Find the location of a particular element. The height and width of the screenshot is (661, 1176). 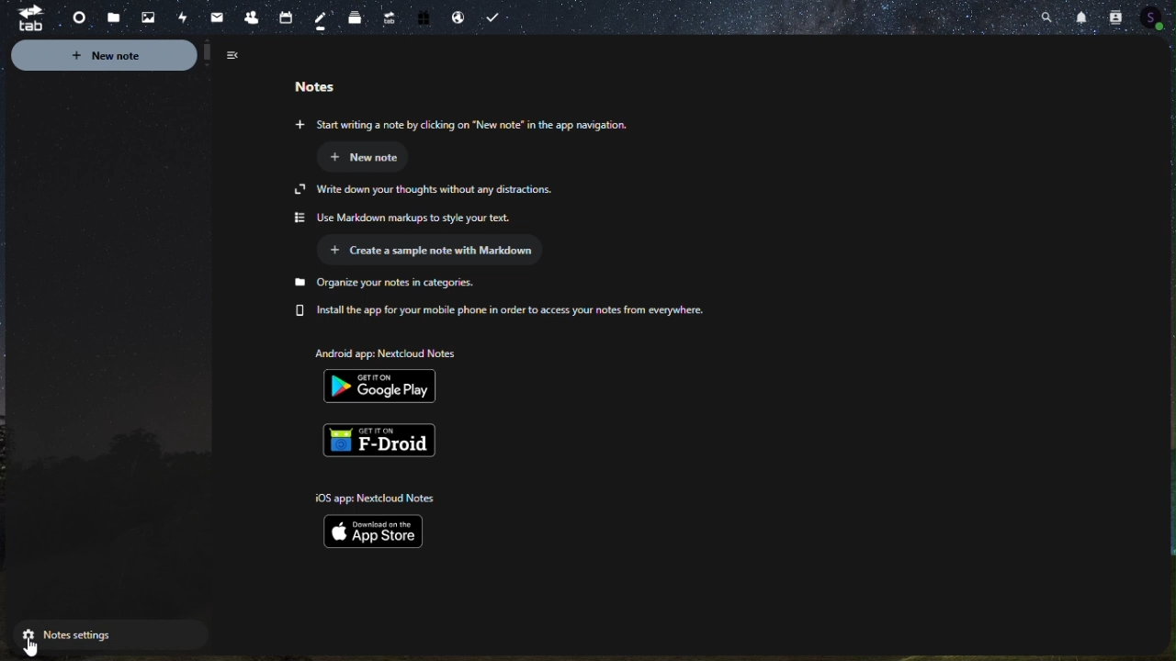

F-droid is located at coordinates (381, 441).